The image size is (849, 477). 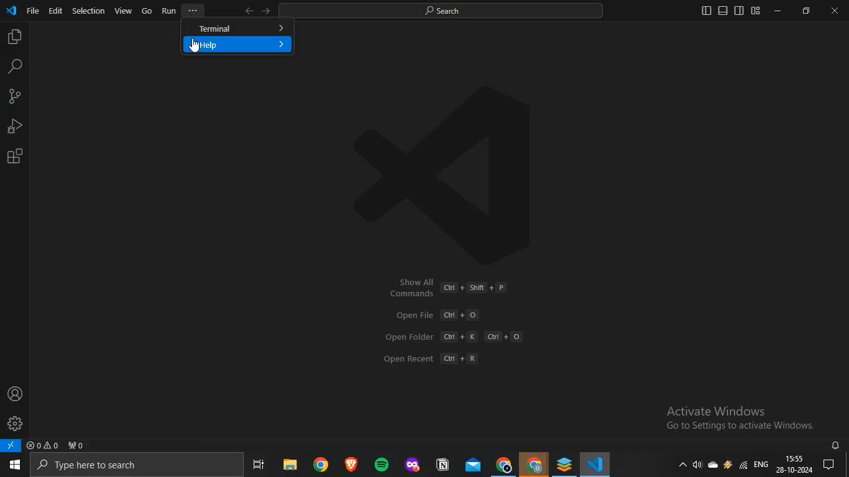 I want to click on mozilla firefox, so click(x=411, y=465).